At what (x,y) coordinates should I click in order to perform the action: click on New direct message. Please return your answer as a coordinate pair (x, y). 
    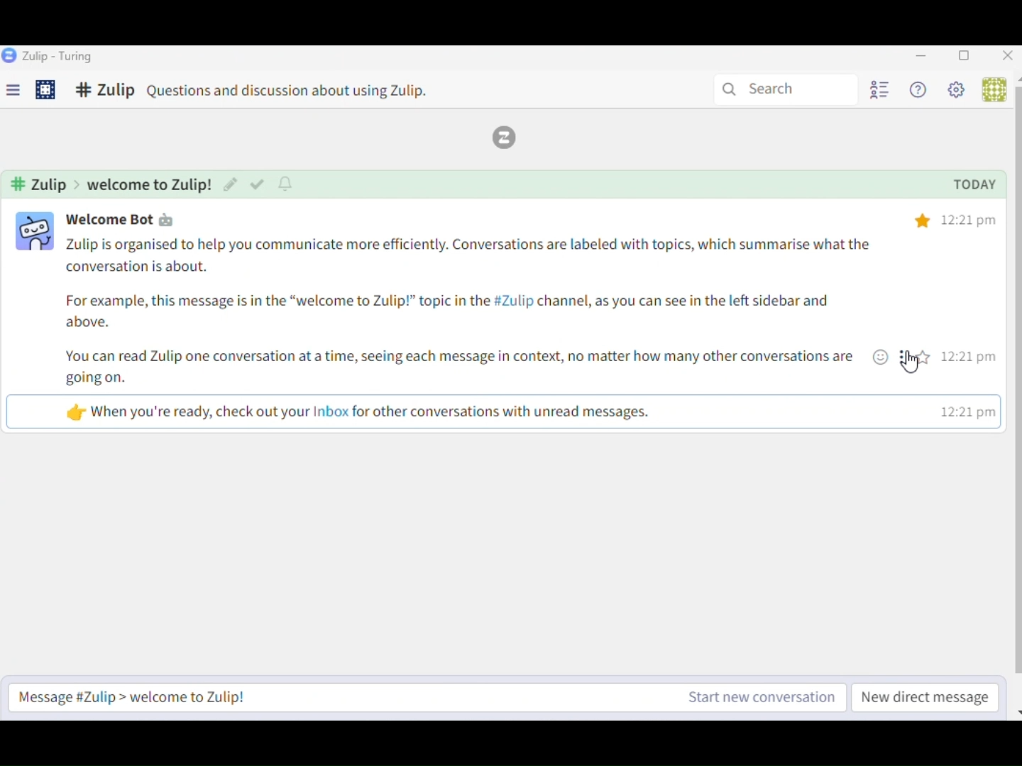
    Looking at the image, I should click on (925, 696).